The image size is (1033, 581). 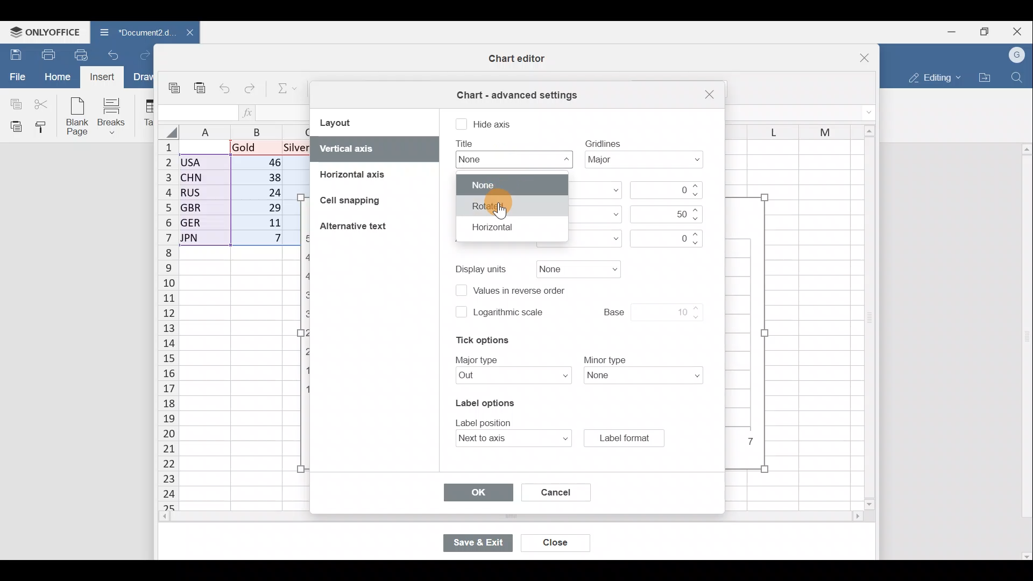 I want to click on Label options, so click(x=483, y=401).